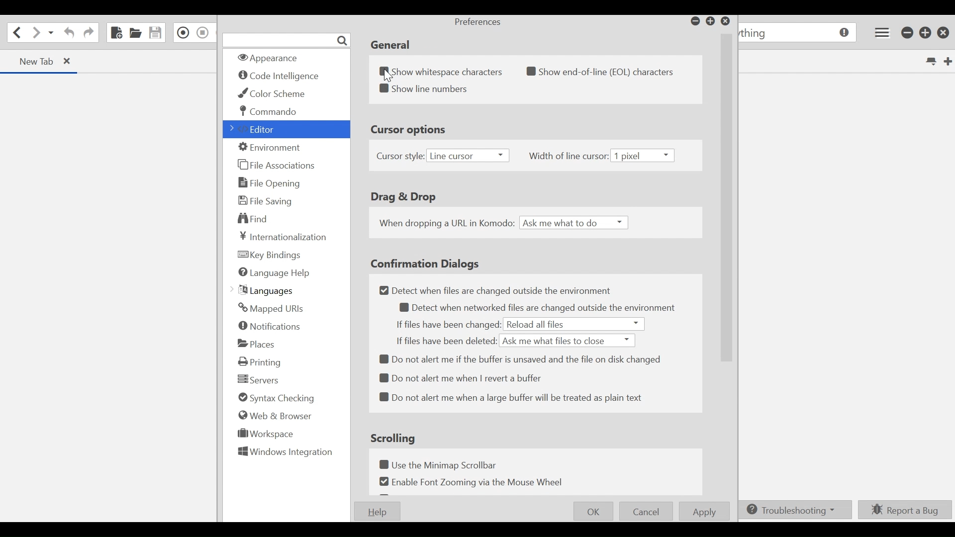 The width and height of the screenshot is (955, 537). What do you see at coordinates (273, 93) in the screenshot?
I see `Color Scheme` at bounding box center [273, 93].